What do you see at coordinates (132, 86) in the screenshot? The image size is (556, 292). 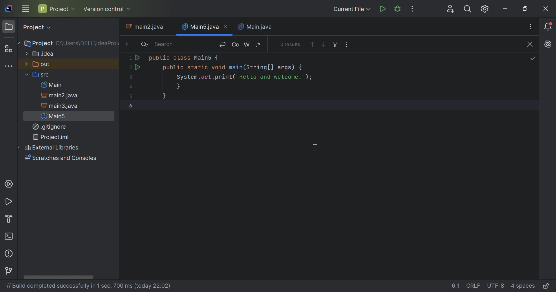 I see `` at bounding box center [132, 86].